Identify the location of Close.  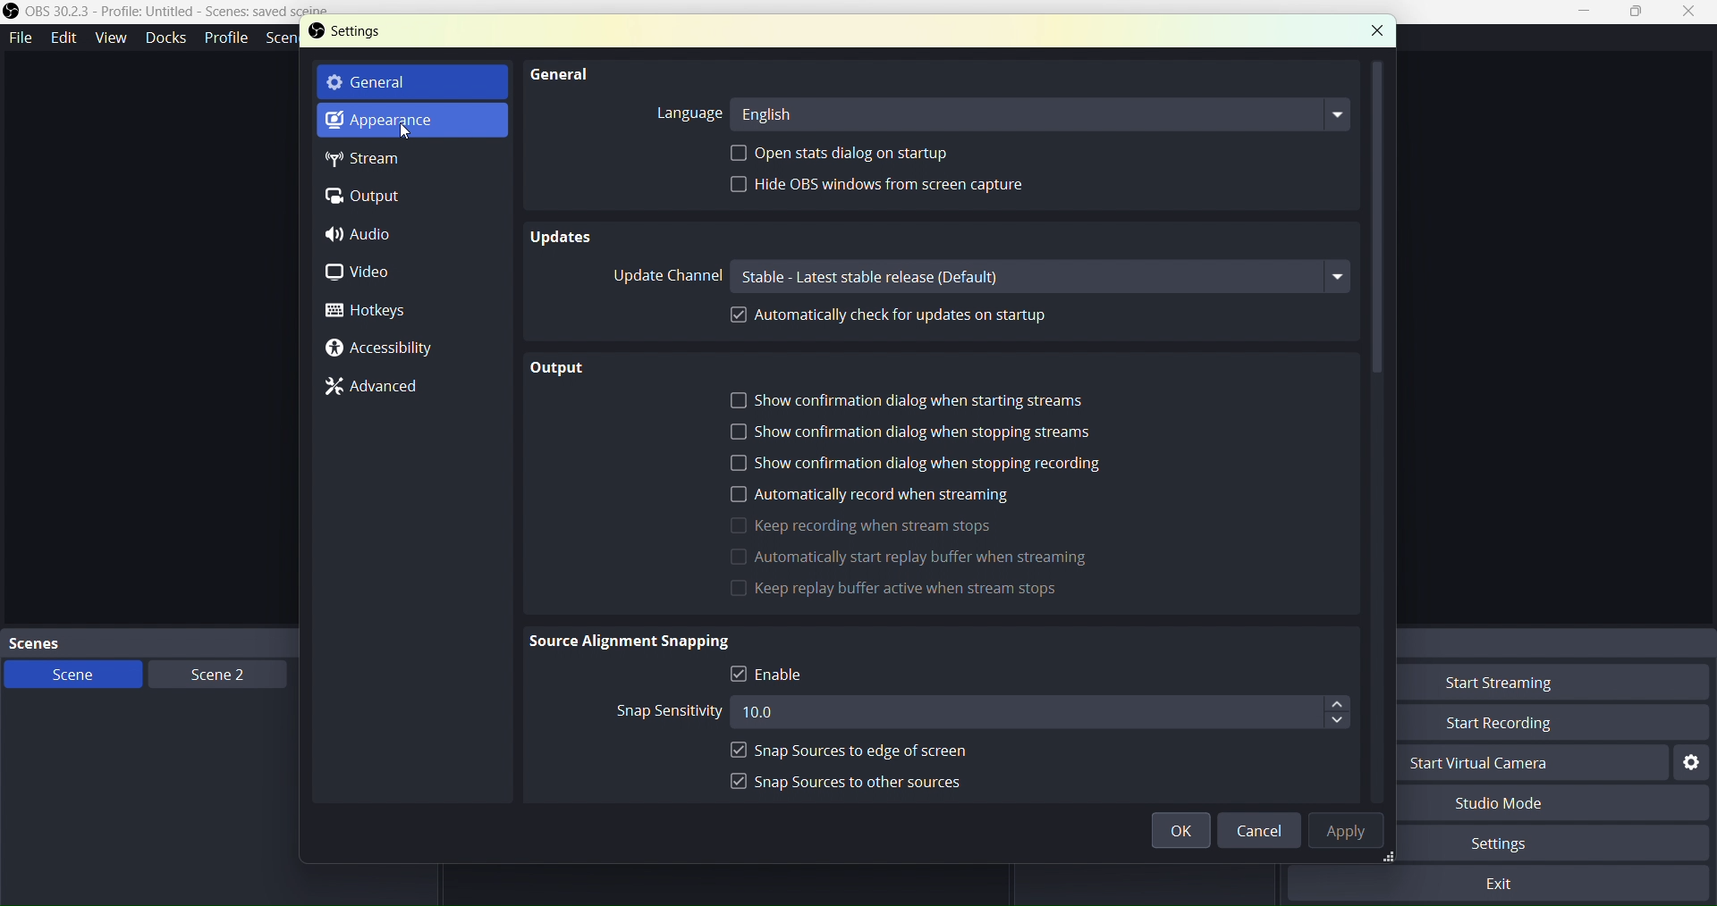
(1374, 29).